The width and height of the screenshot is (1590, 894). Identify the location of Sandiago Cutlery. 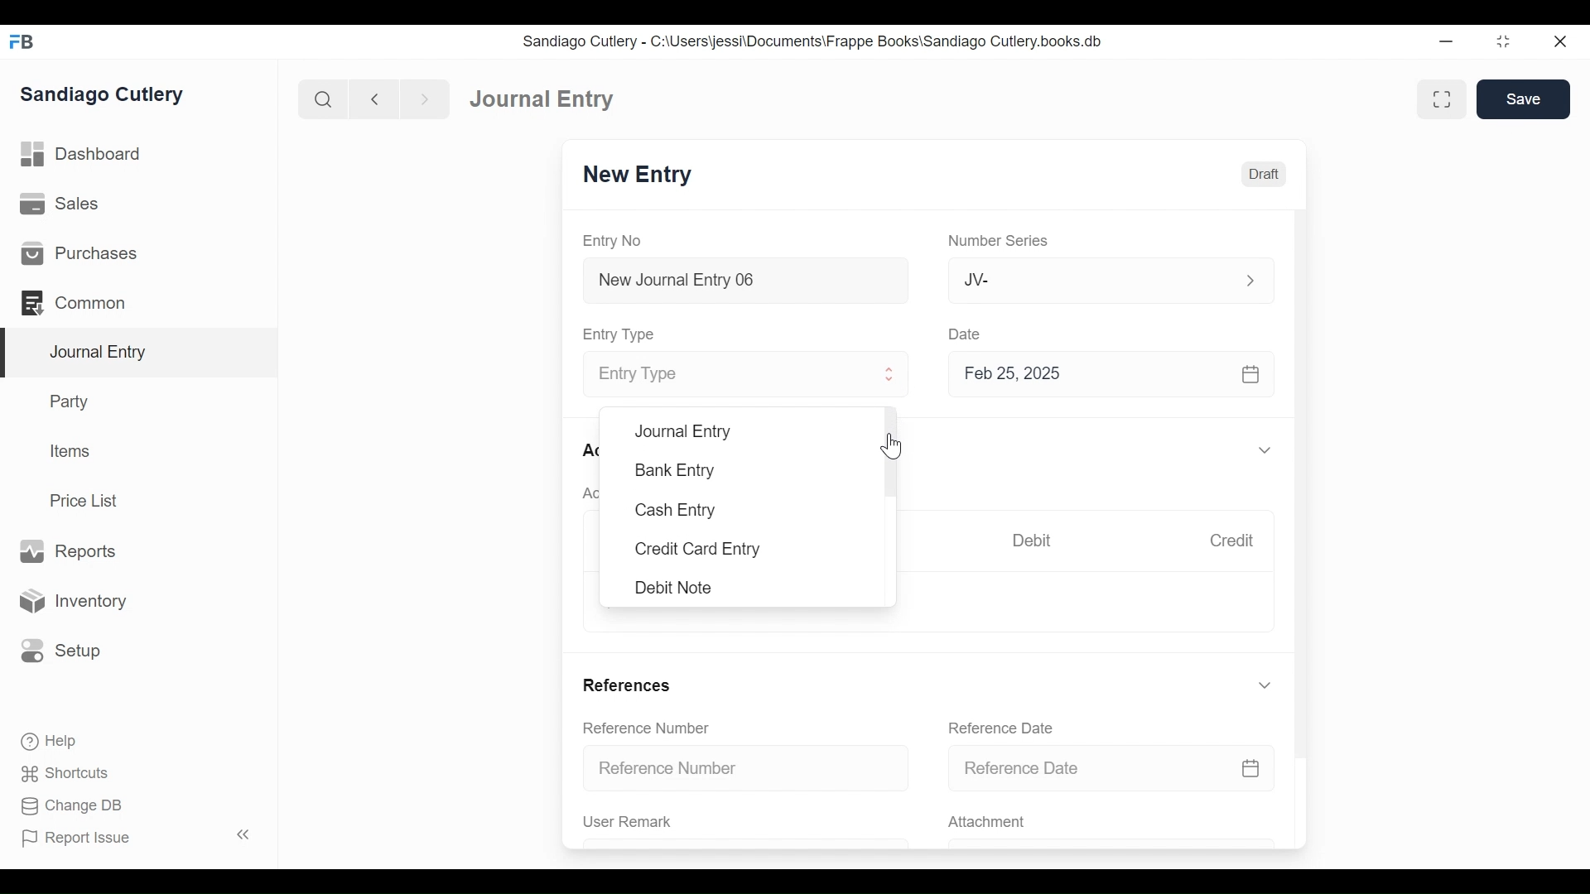
(104, 95).